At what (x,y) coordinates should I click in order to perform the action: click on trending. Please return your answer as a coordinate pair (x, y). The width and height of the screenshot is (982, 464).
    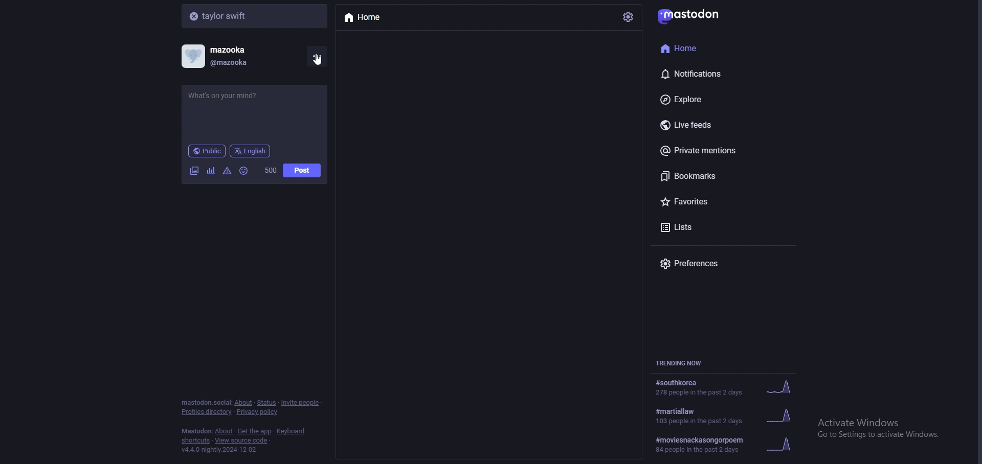
    Looking at the image, I should click on (728, 388).